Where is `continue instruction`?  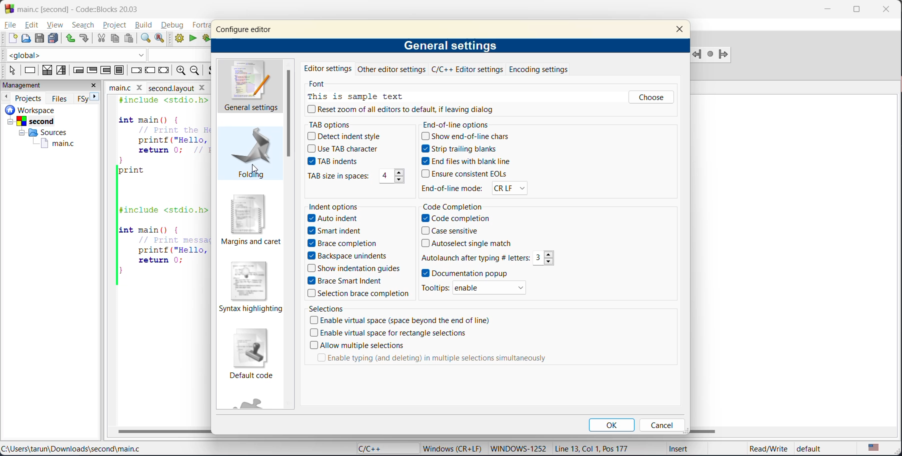 continue instruction is located at coordinates (150, 71).